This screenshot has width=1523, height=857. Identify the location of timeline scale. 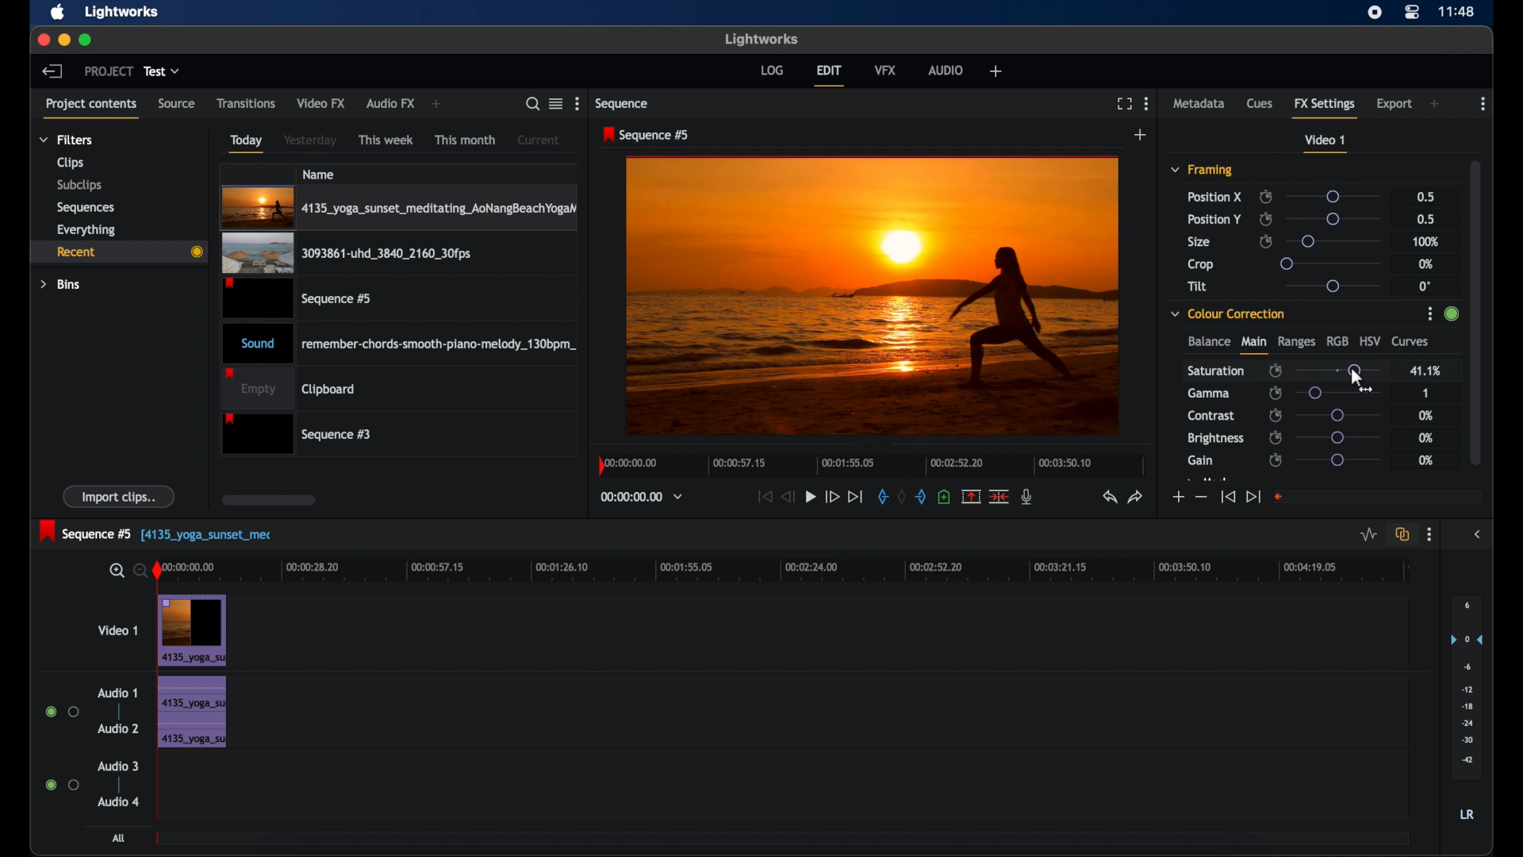
(794, 572).